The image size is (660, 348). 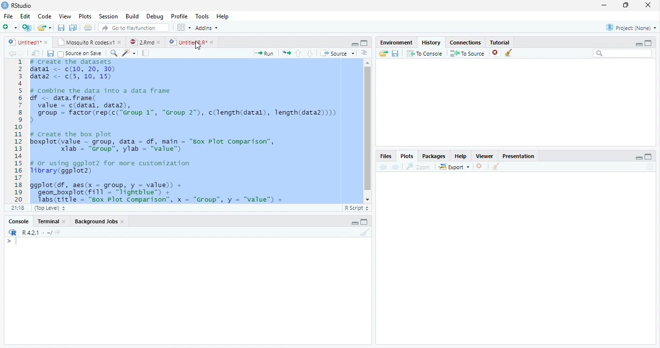 I want to click on Compile Report, so click(x=146, y=53).